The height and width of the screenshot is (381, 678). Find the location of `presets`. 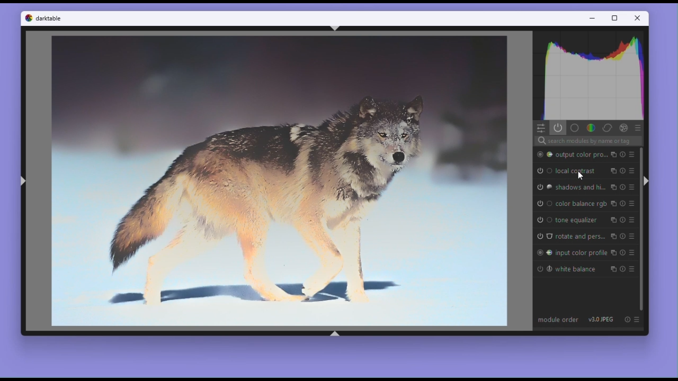

presets is located at coordinates (633, 171).